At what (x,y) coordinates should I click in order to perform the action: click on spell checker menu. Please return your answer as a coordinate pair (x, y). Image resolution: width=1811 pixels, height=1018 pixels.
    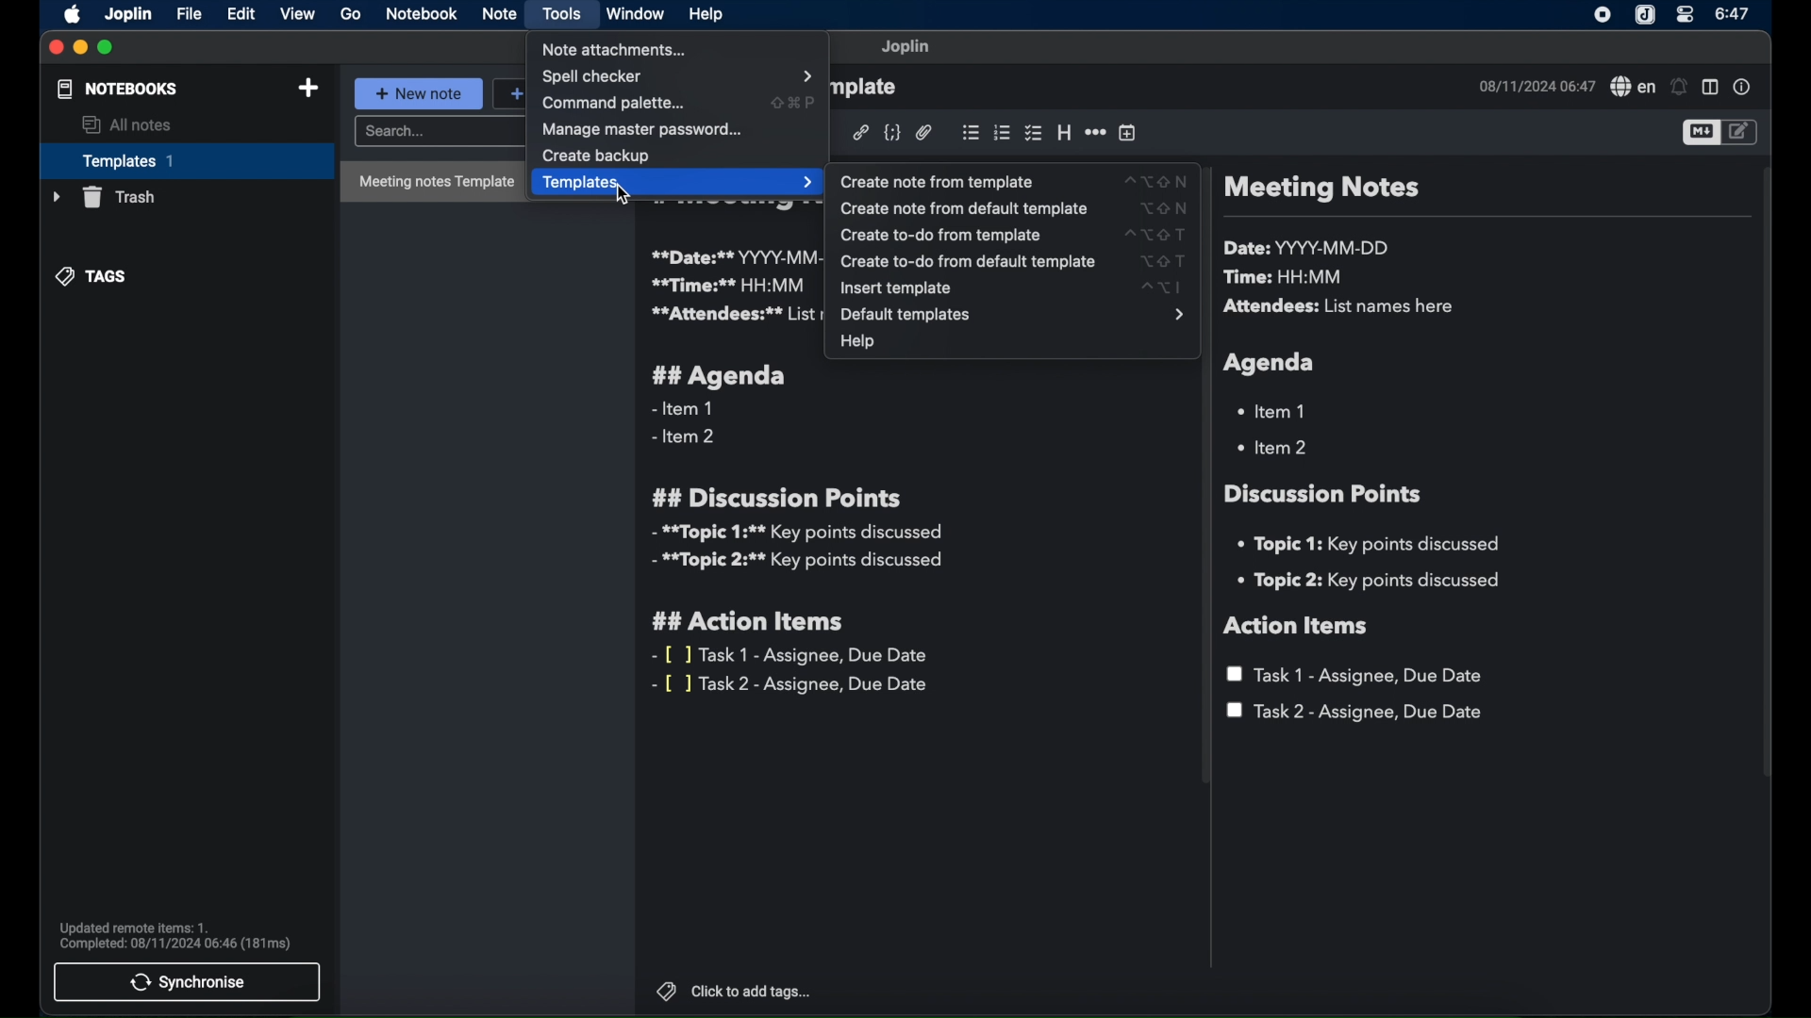
    Looking at the image, I should click on (679, 76).